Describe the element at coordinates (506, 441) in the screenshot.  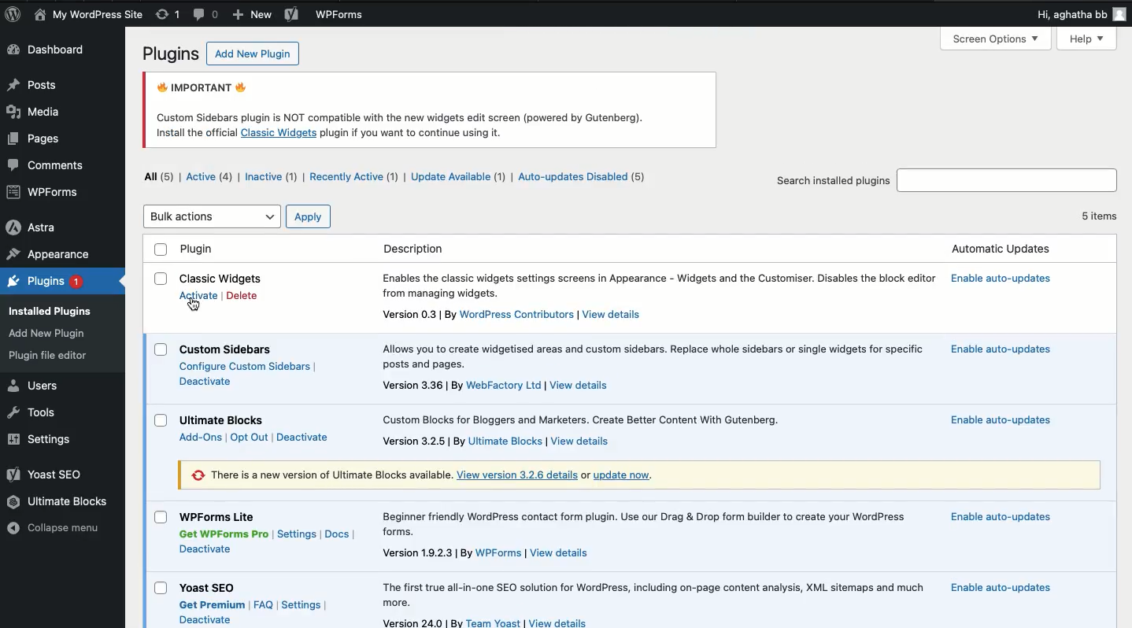
I see `ultimate` at that location.